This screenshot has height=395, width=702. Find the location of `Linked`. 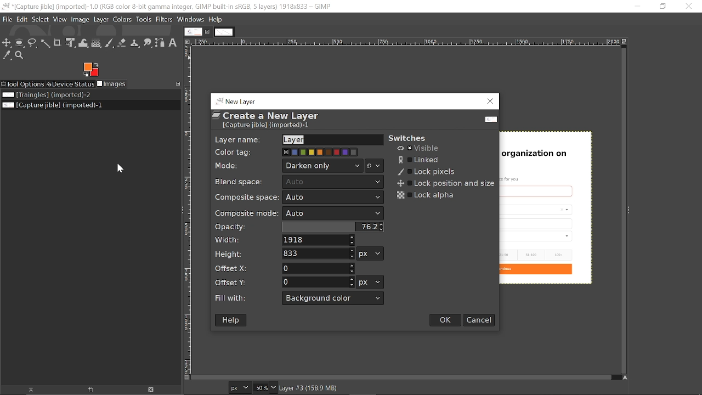

Linked is located at coordinates (422, 160).